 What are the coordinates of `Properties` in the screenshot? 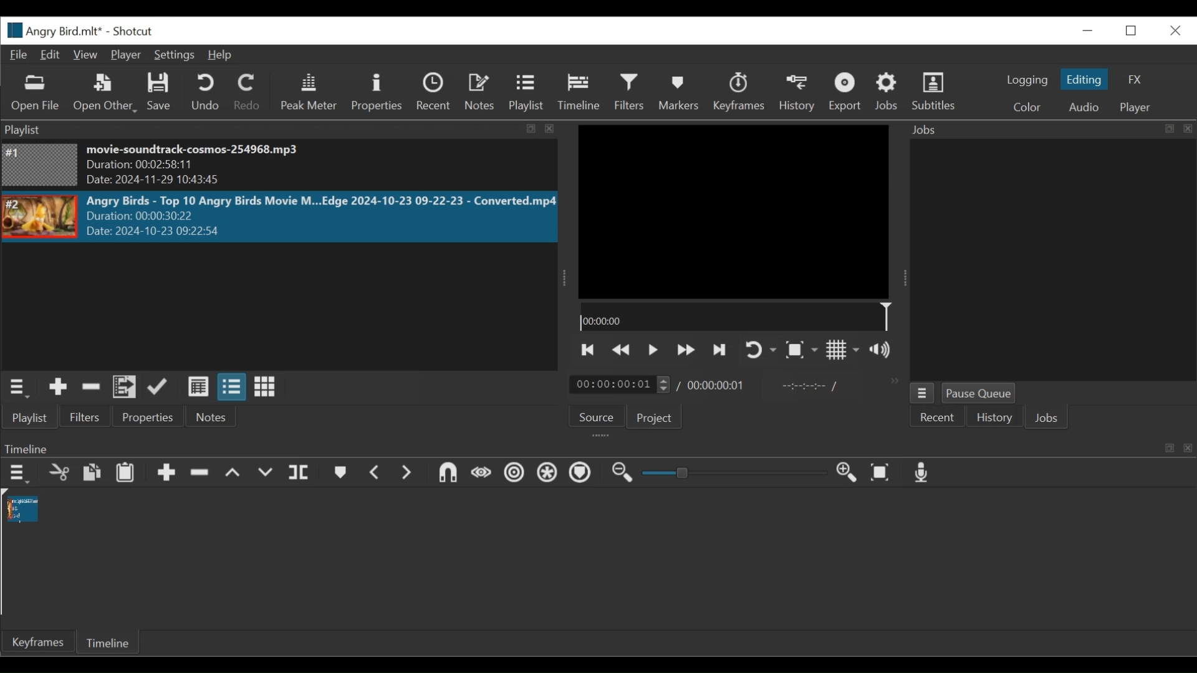 It's located at (150, 418).